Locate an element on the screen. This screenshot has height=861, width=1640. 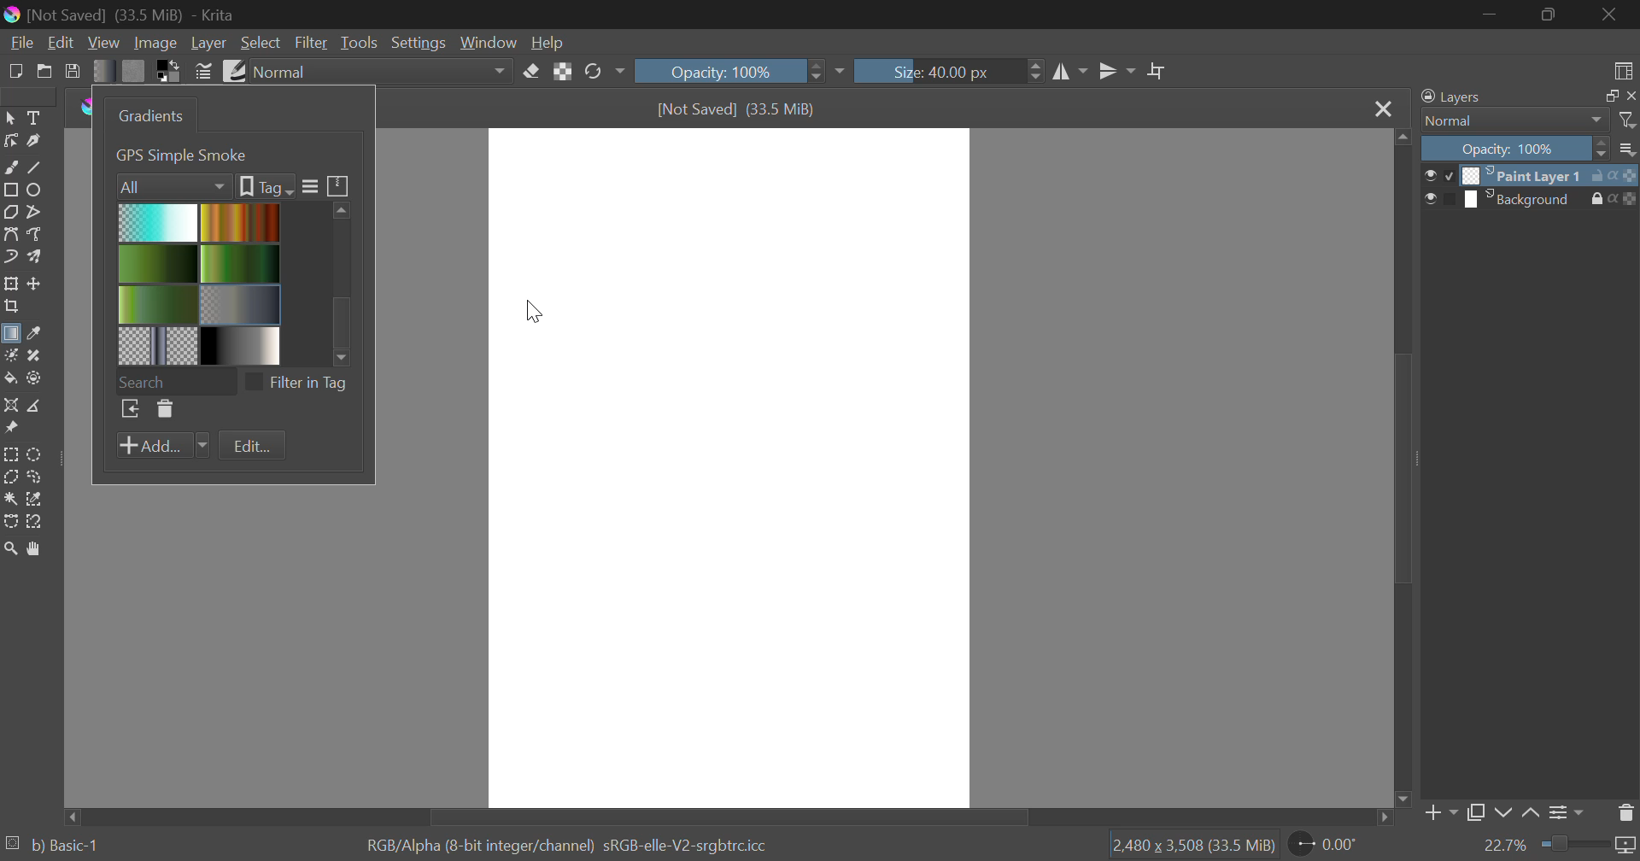
Normal is located at coordinates (384, 72).